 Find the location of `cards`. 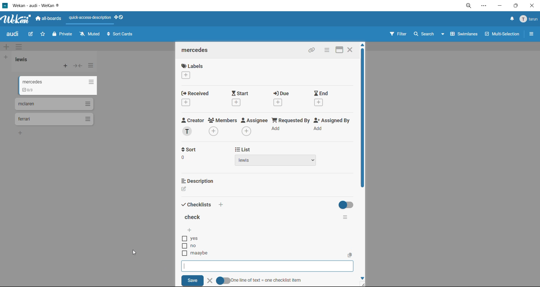

cards is located at coordinates (53, 104).